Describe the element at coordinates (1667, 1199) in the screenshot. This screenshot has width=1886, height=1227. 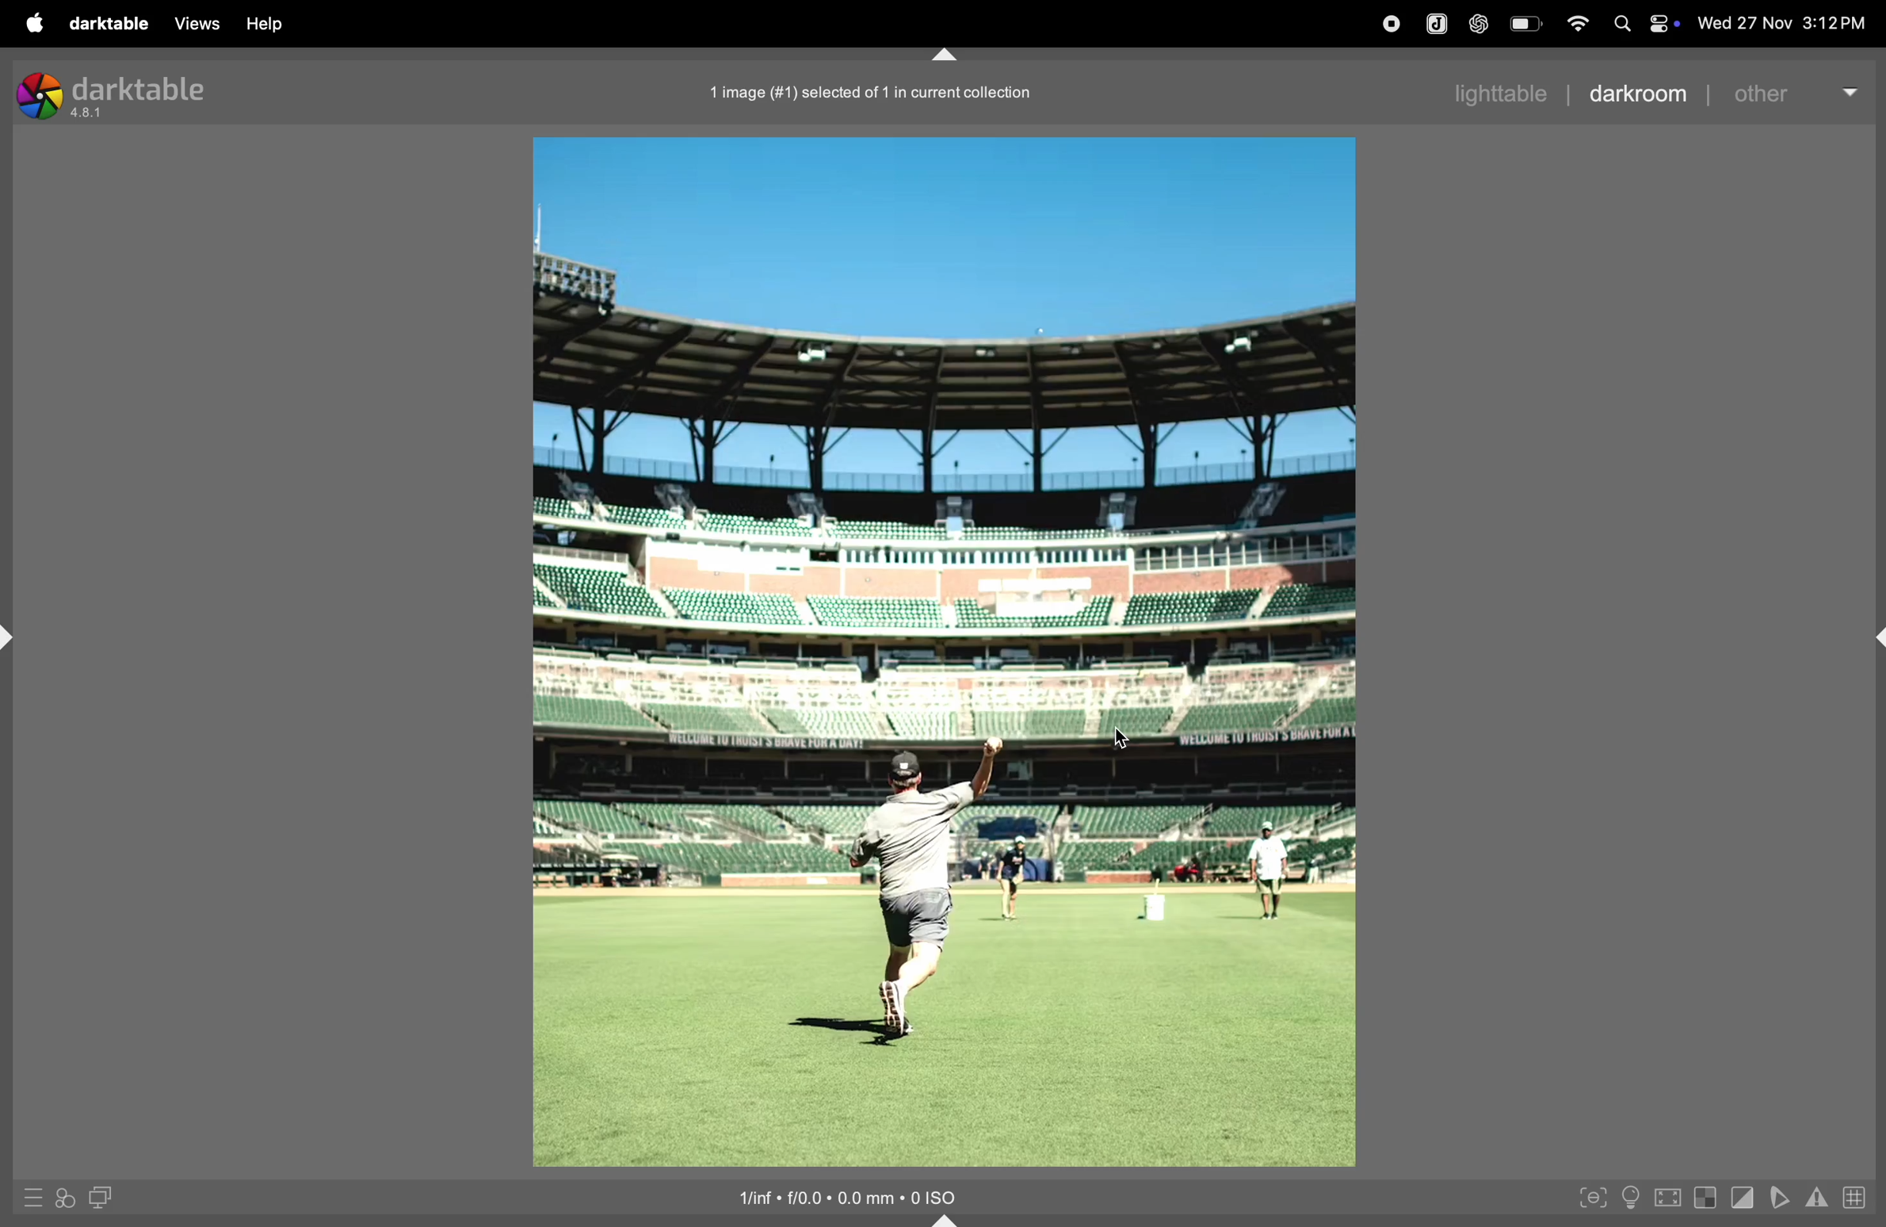
I see `toggle high quality processing` at that location.